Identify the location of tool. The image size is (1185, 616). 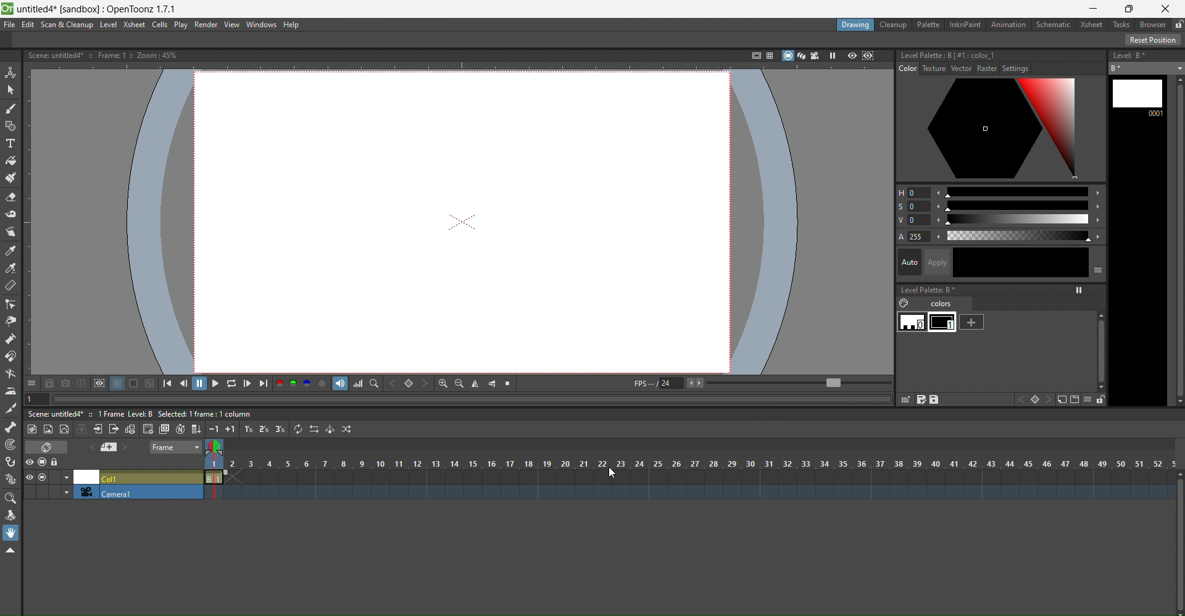
(150, 383).